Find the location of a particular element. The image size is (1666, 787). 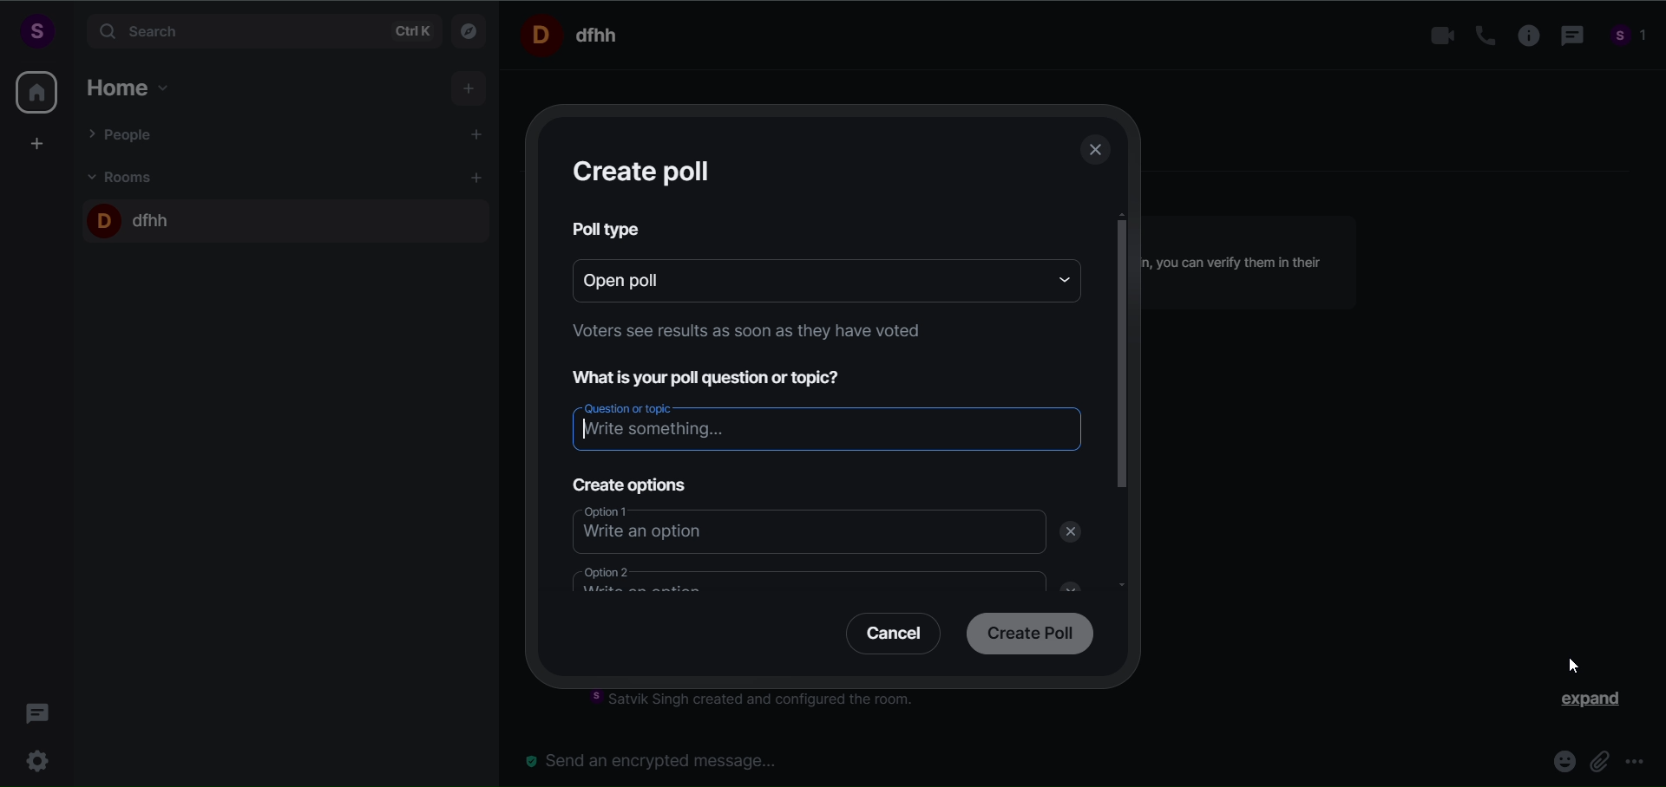

user is located at coordinates (36, 30).